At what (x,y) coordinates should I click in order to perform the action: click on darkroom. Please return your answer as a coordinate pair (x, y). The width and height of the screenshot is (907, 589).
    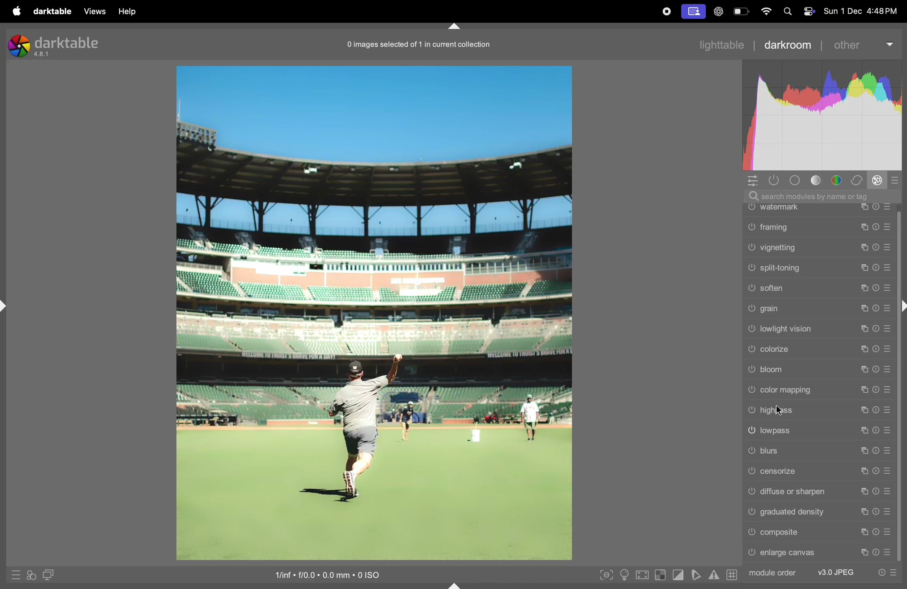
    Looking at the image, I should click on (786, 43).